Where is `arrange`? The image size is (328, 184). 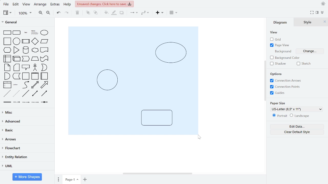 arrange is located at coordinates (41, 4).